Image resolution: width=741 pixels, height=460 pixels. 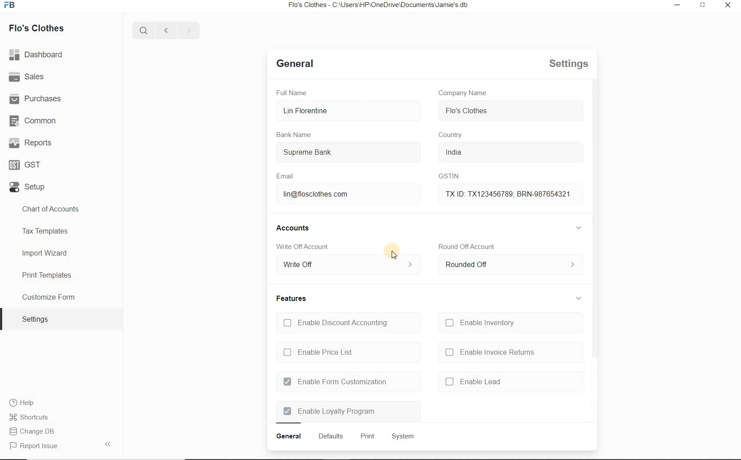 I want to click on lin@flosclothes.com, so click(x=348, y=195).